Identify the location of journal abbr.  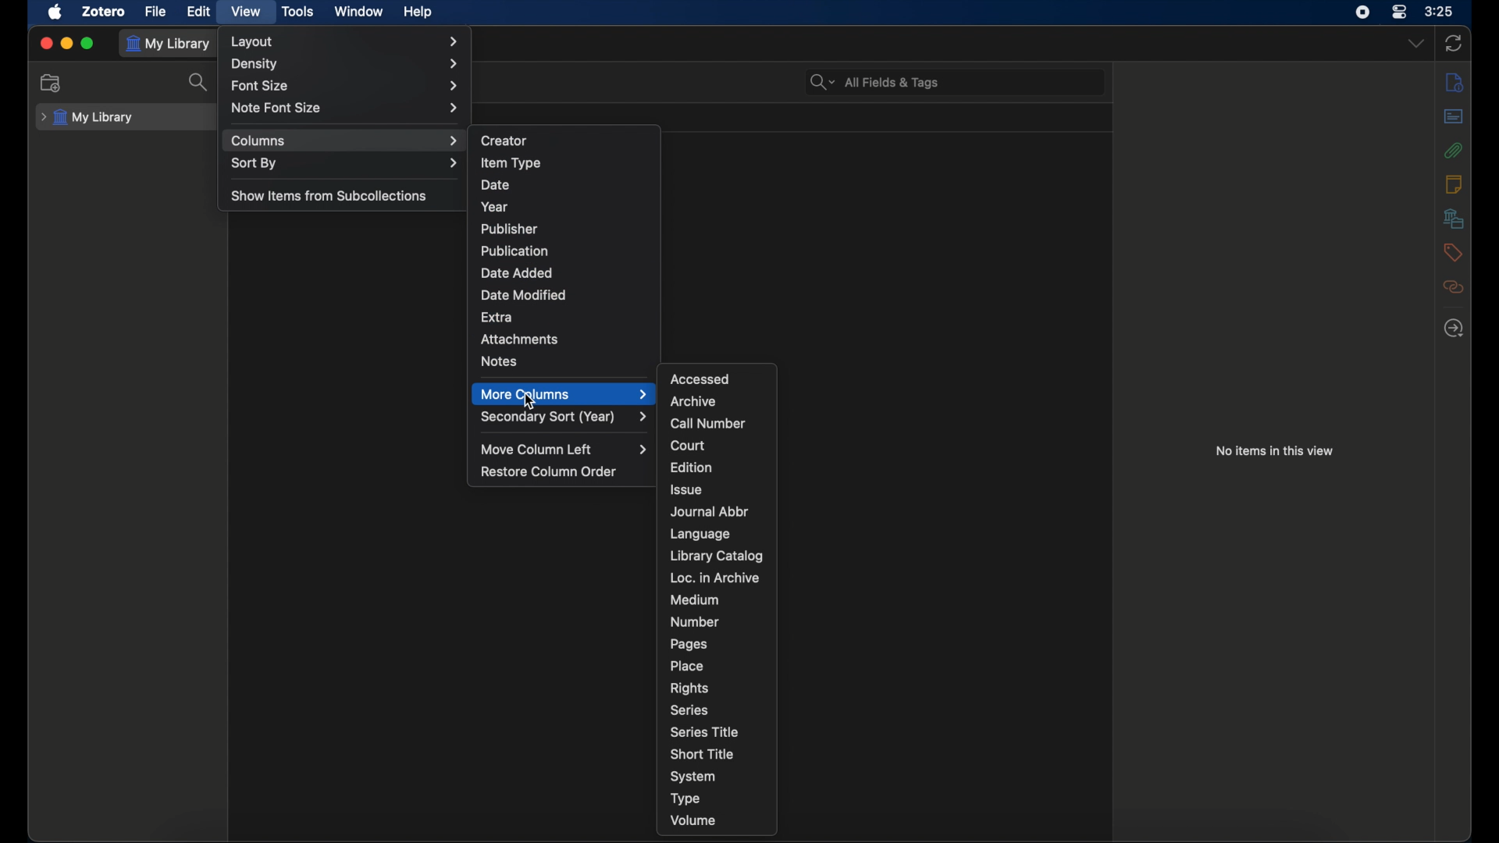
(708, 511).